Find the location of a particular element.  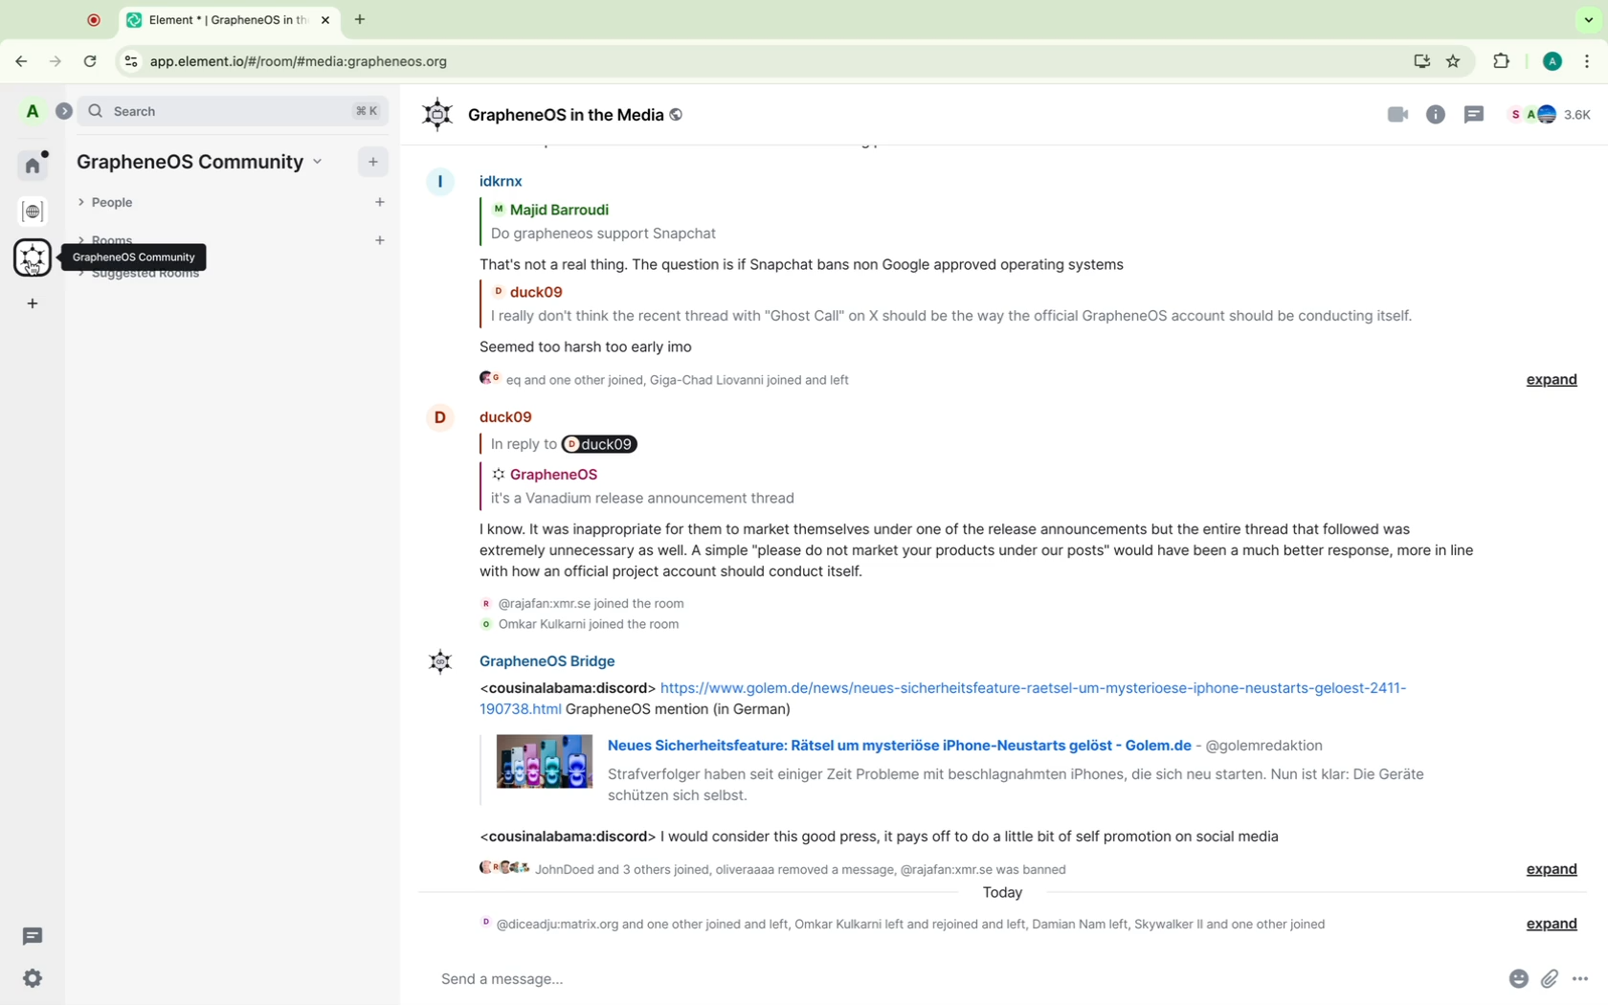

install elements is located at coordinates (1422, 63).